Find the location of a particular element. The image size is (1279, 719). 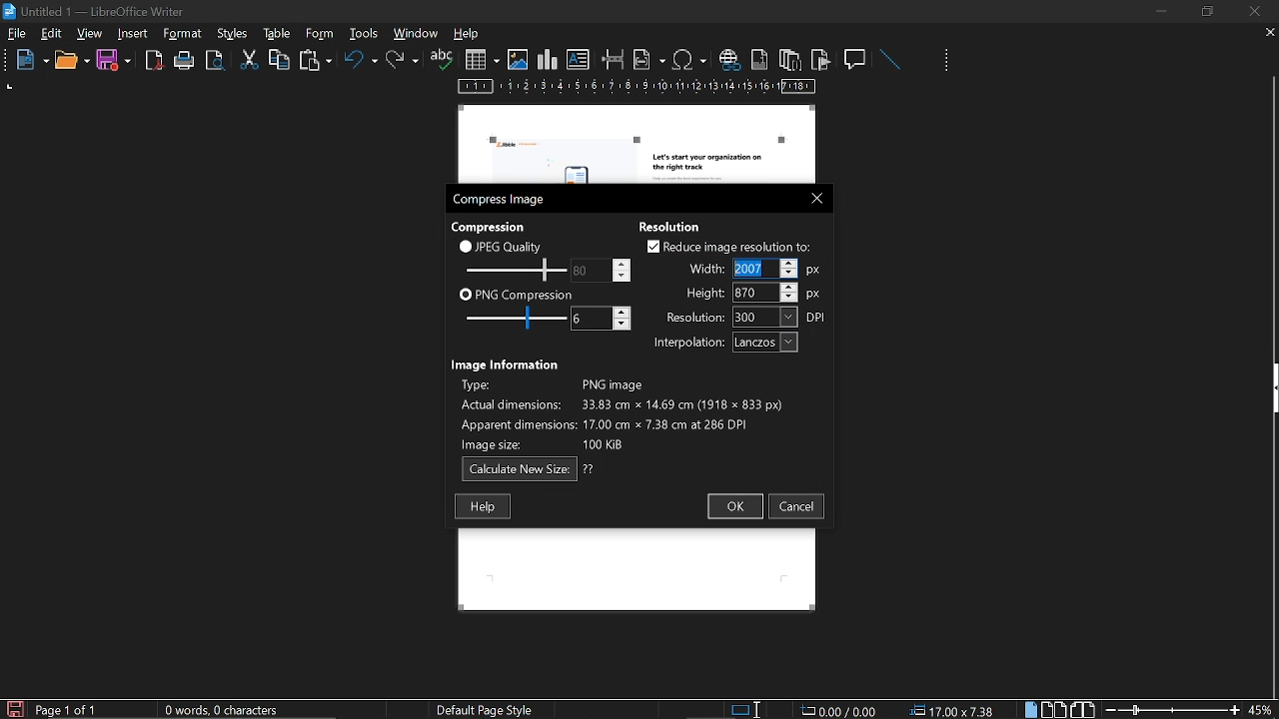

insert symbol is located at coordinates (689, 59).